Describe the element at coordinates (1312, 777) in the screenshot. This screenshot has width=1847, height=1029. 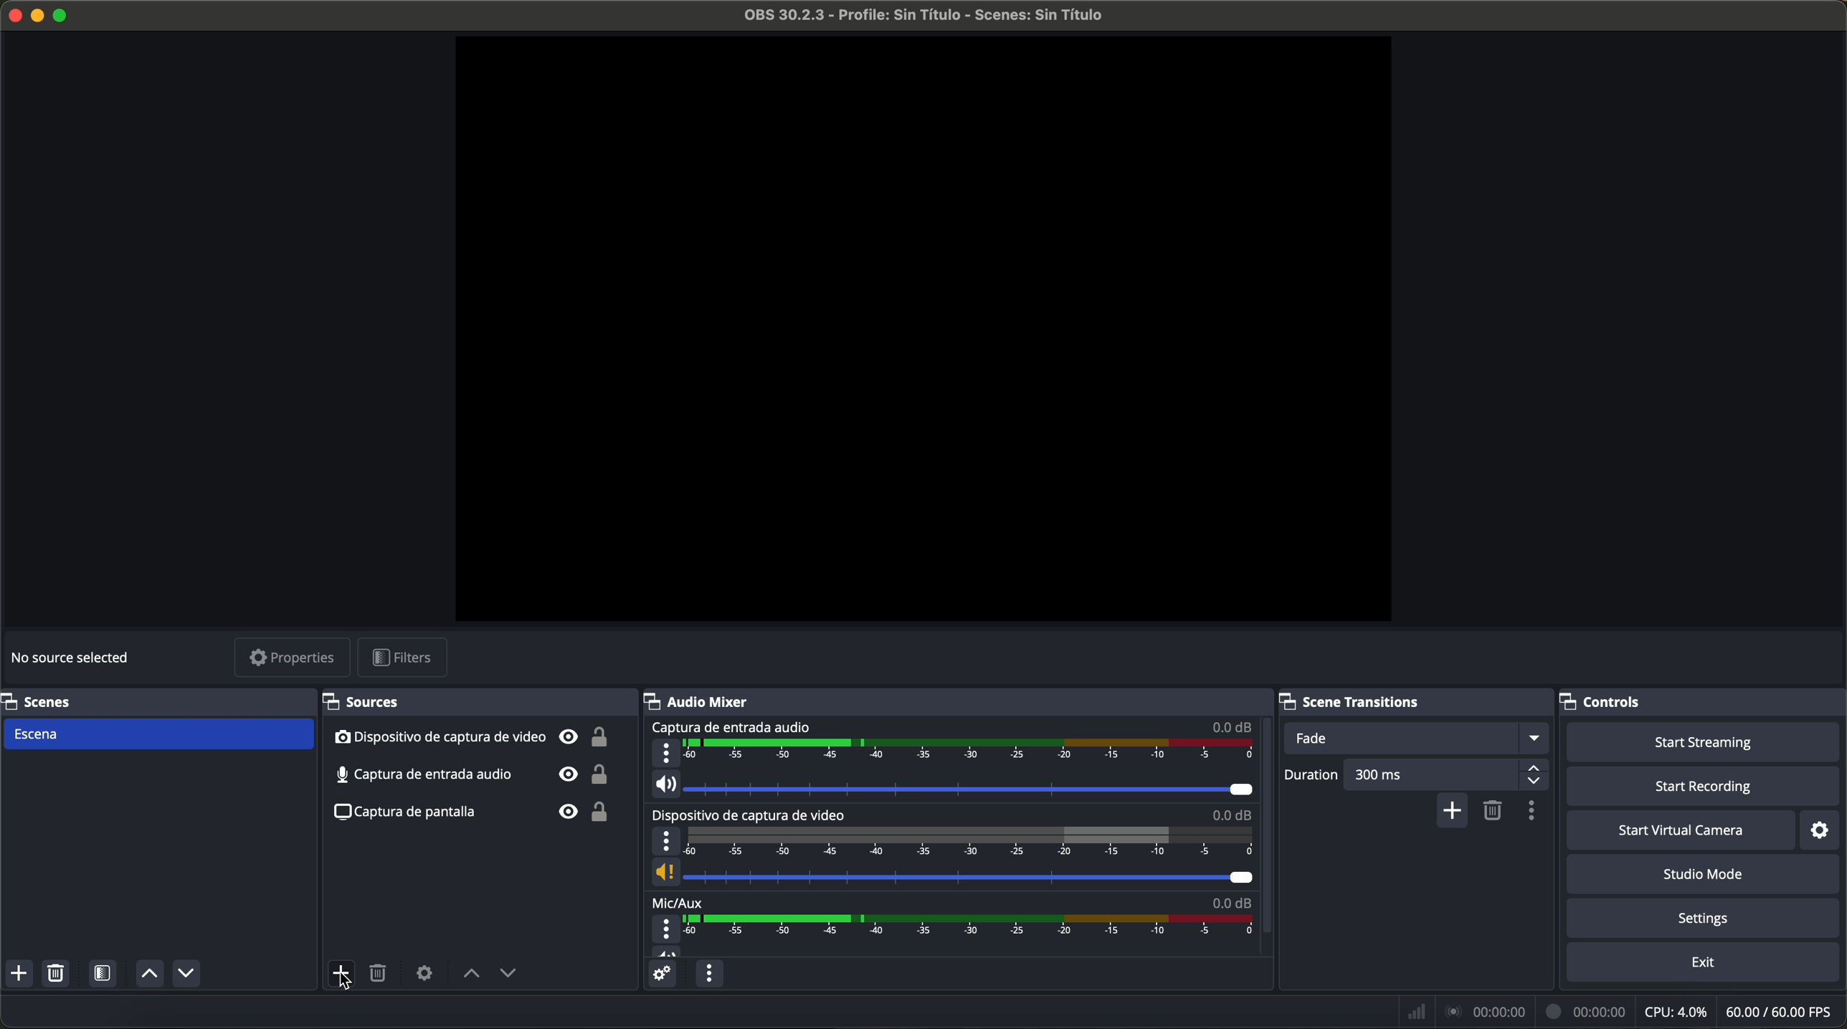
I see `duration` at that location.